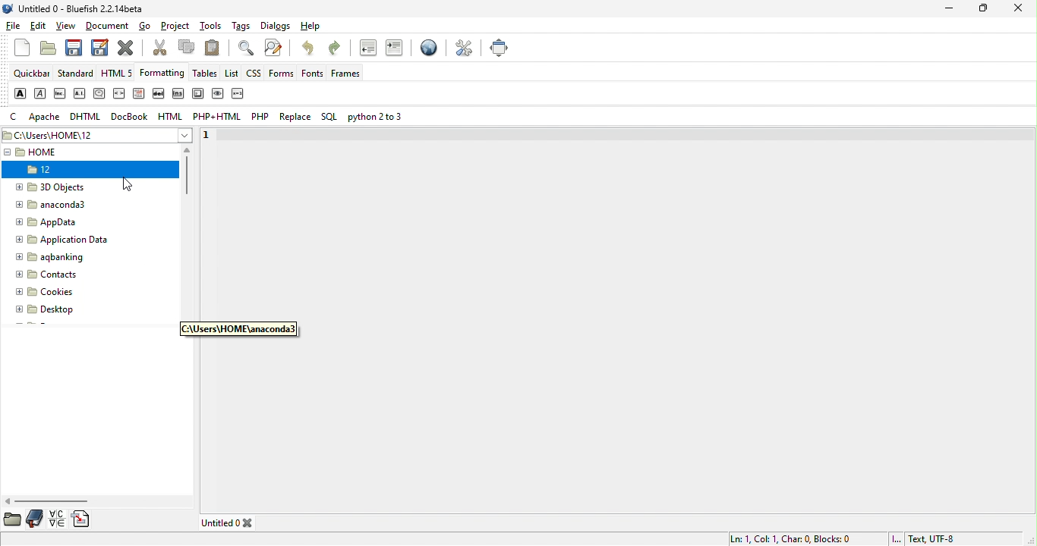 The height and width of the screenshot is (546, 1037). Describe the element at coordinates (261, 118) in the screenshot. I see `php` at that location.